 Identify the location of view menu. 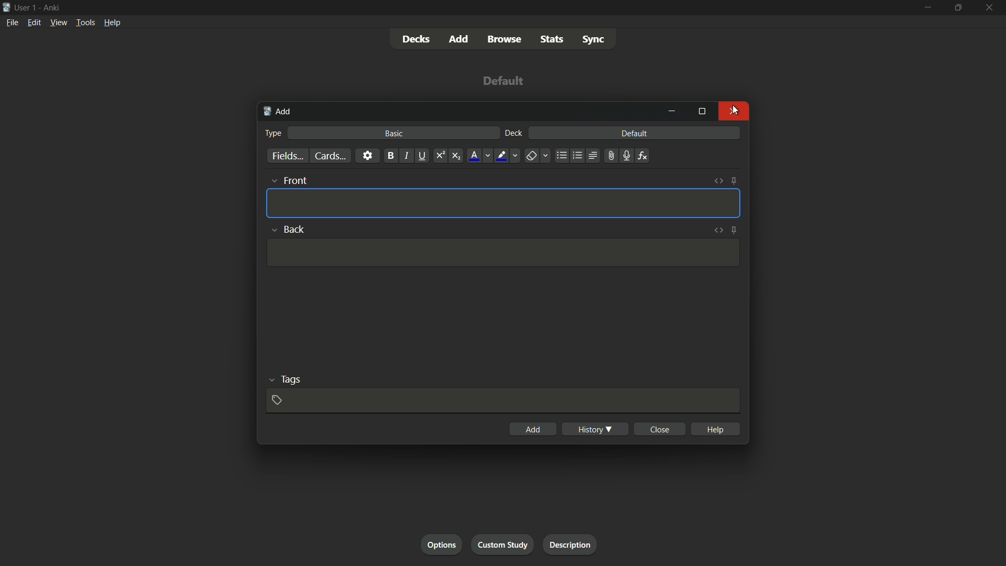
(58, 22).